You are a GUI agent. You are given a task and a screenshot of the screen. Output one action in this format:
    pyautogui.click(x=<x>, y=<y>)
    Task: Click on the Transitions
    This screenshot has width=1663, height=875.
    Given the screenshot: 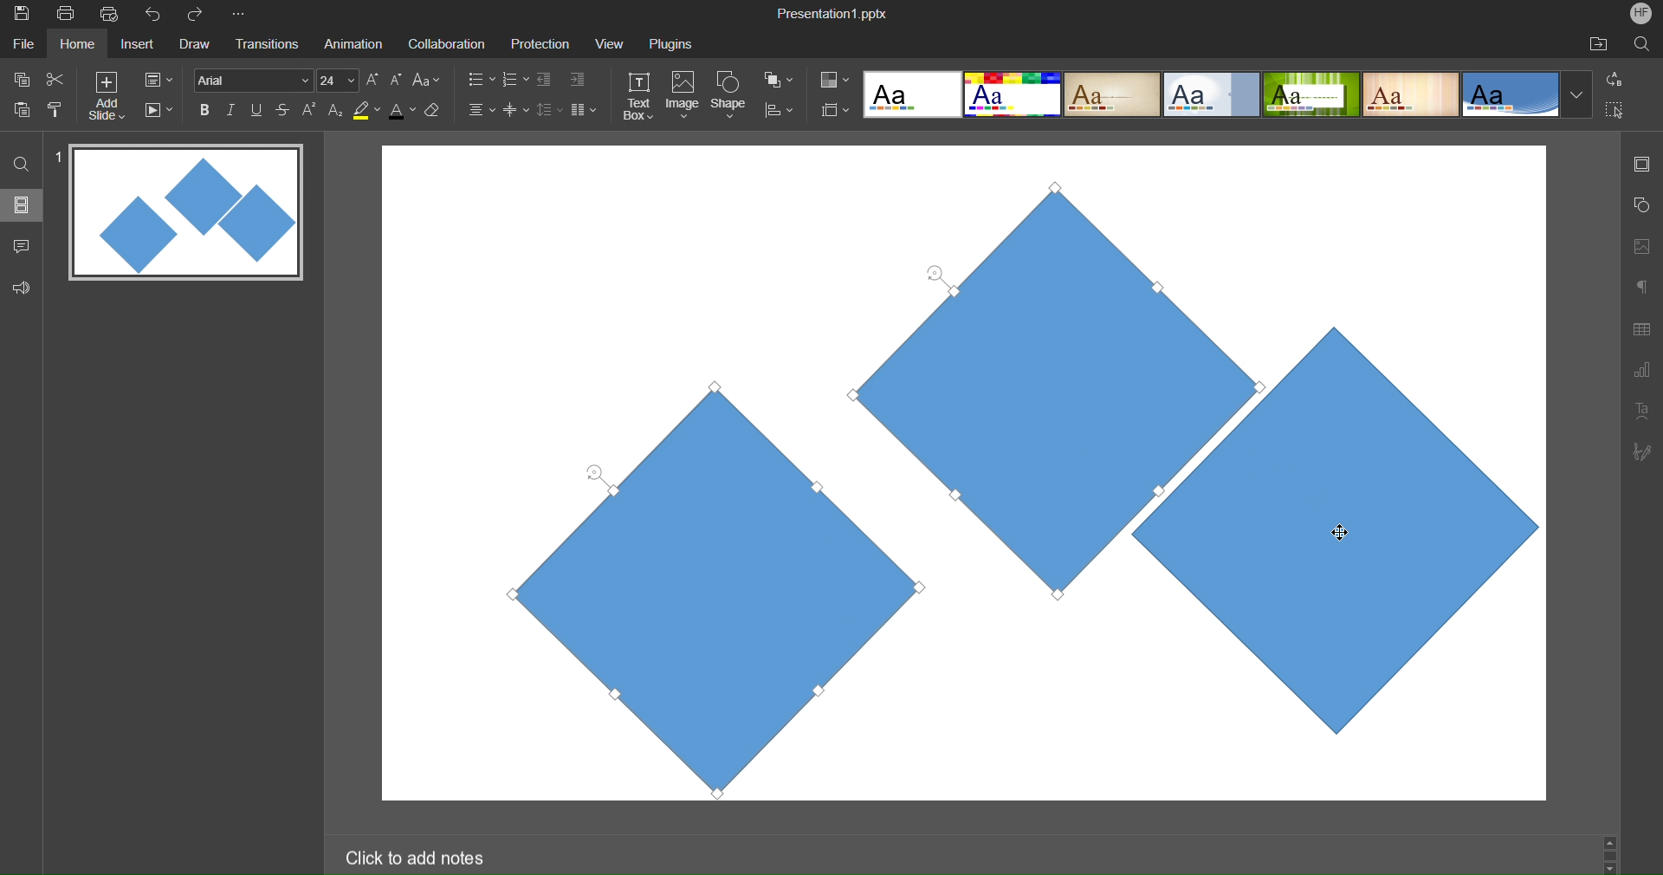 What is the action you would take?
    pyautogui.click(x=265, y=45)
    